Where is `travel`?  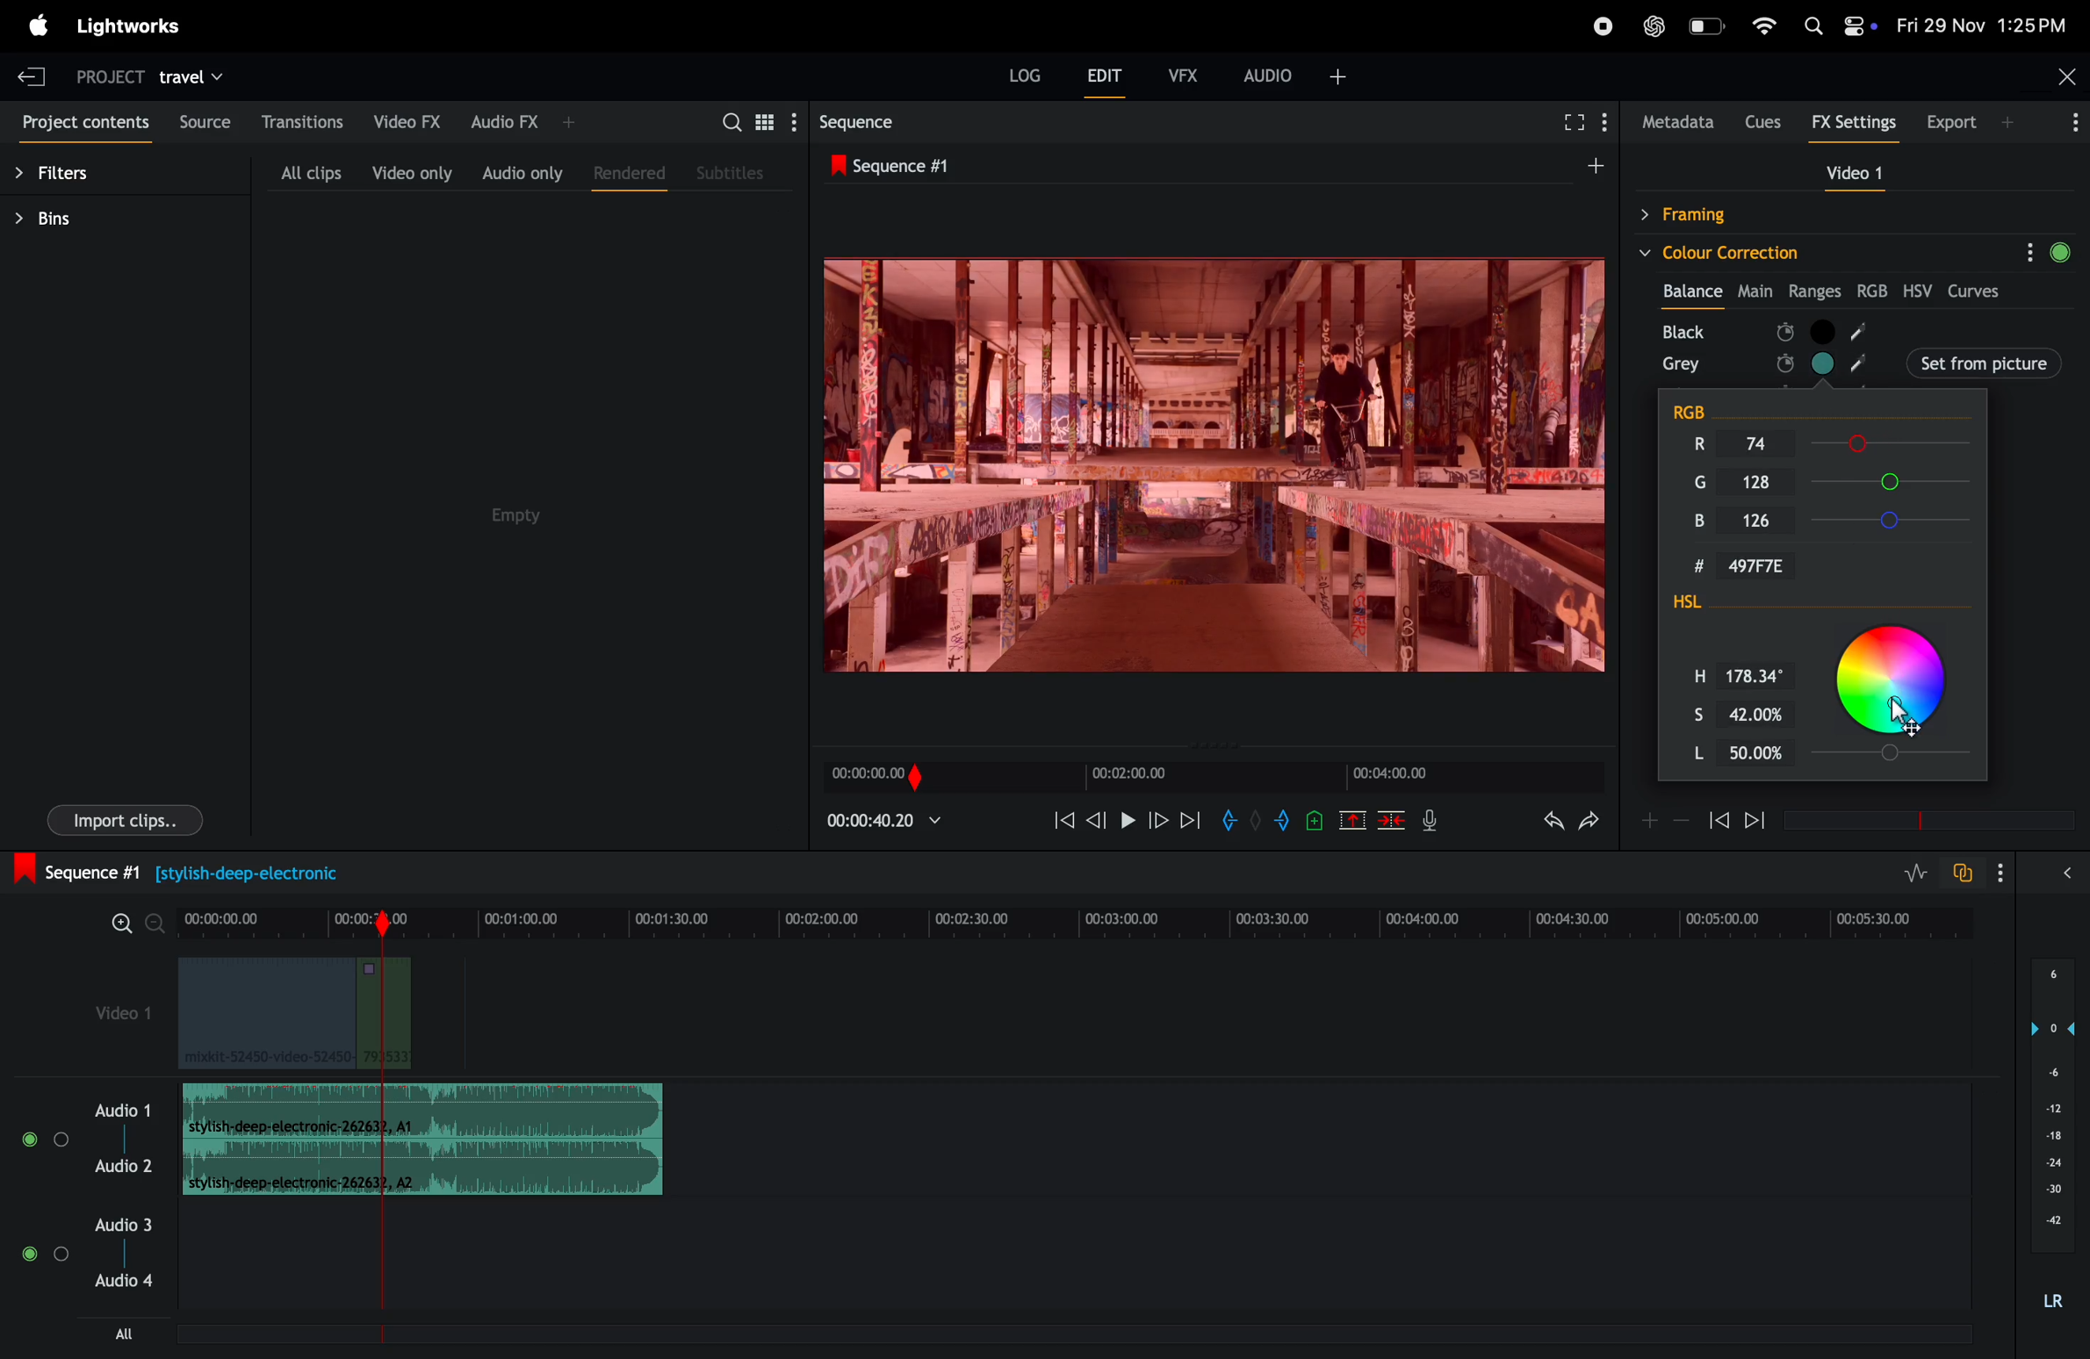
travel is located at coordinates (195, 75).